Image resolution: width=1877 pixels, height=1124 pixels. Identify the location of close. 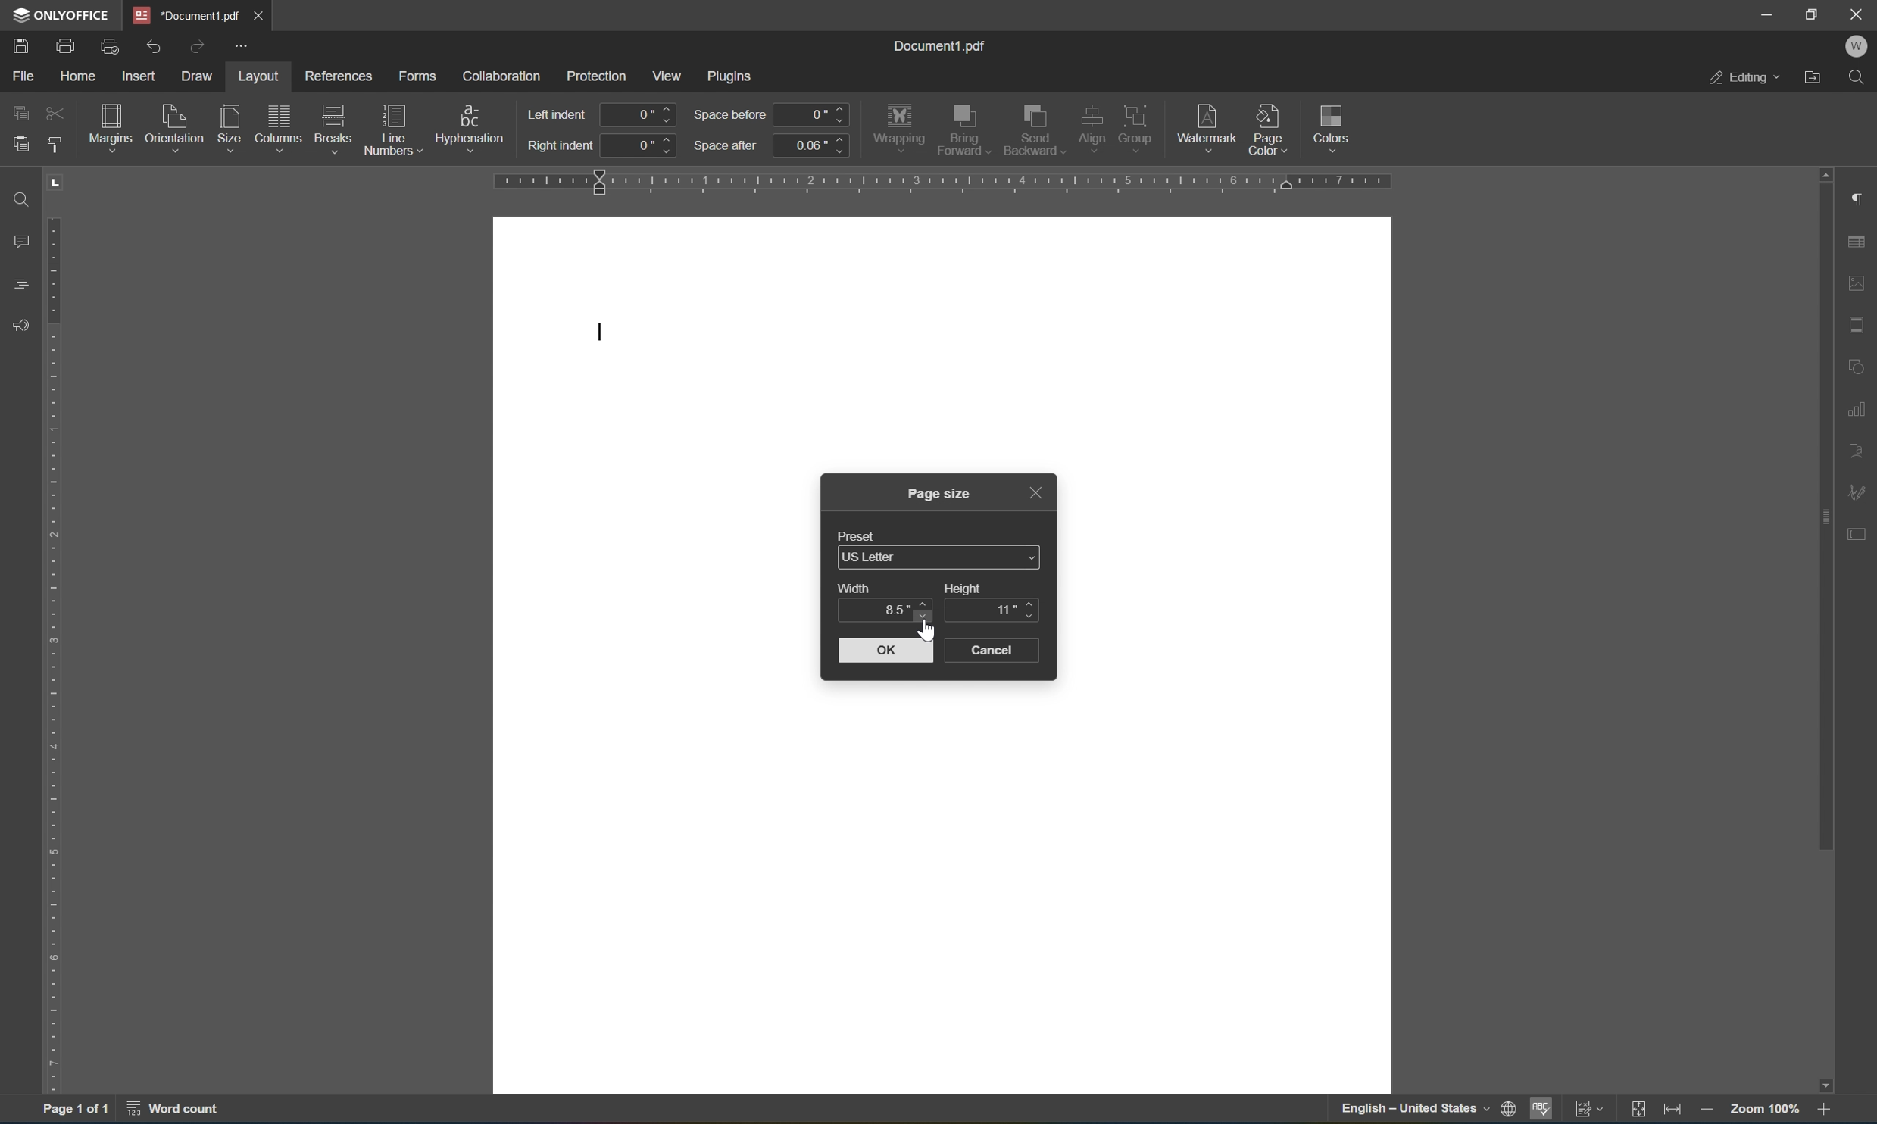
(1857, 14).